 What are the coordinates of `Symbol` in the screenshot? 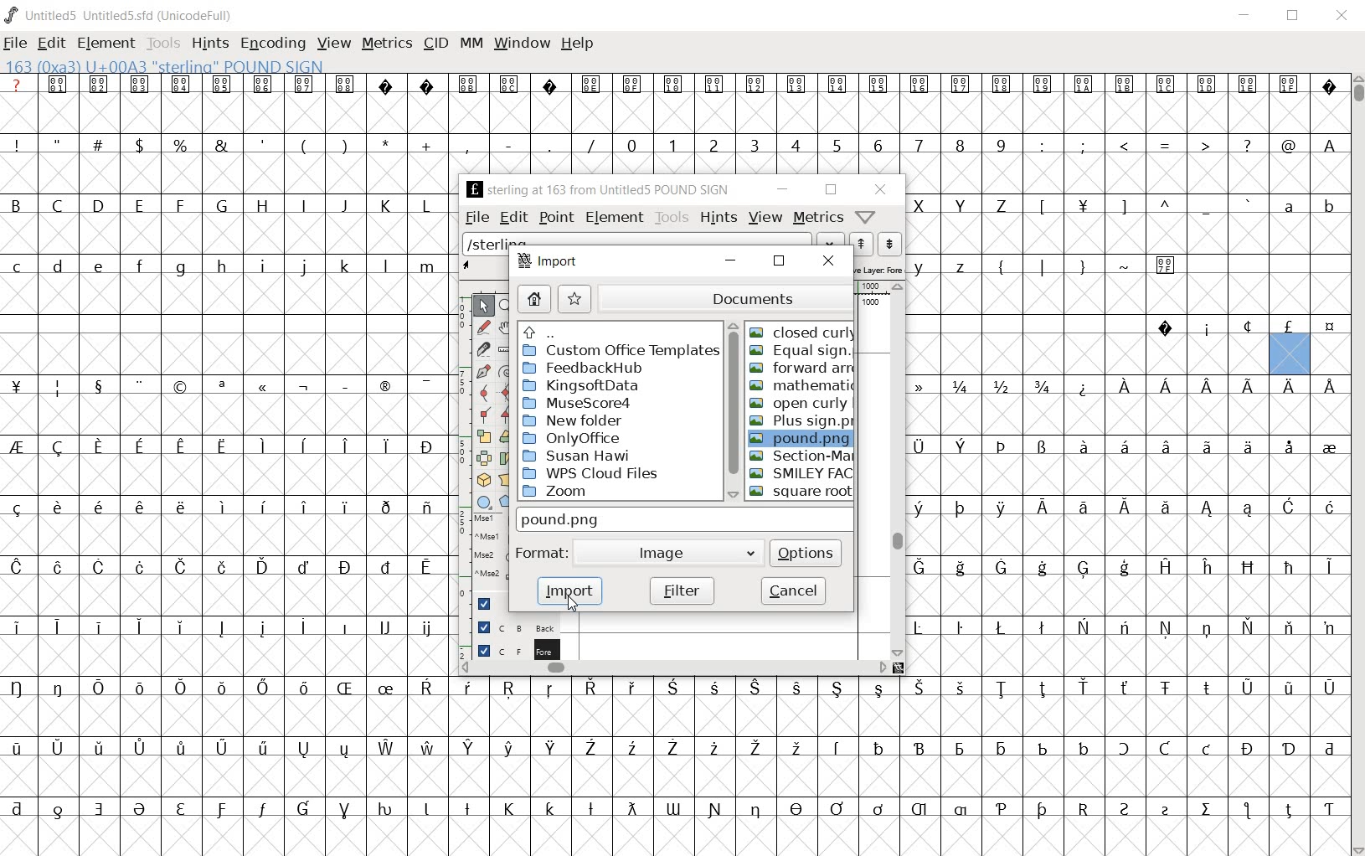 It's located at (591, 85).